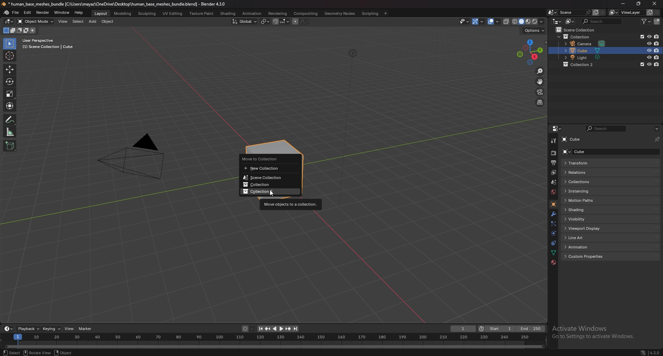  I want to click on compositing, so click(306, 14).